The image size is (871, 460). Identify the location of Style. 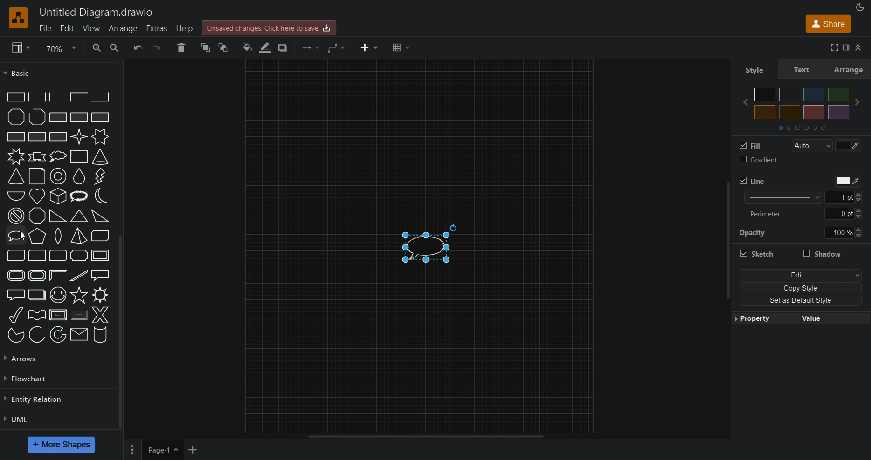
(752, 69).